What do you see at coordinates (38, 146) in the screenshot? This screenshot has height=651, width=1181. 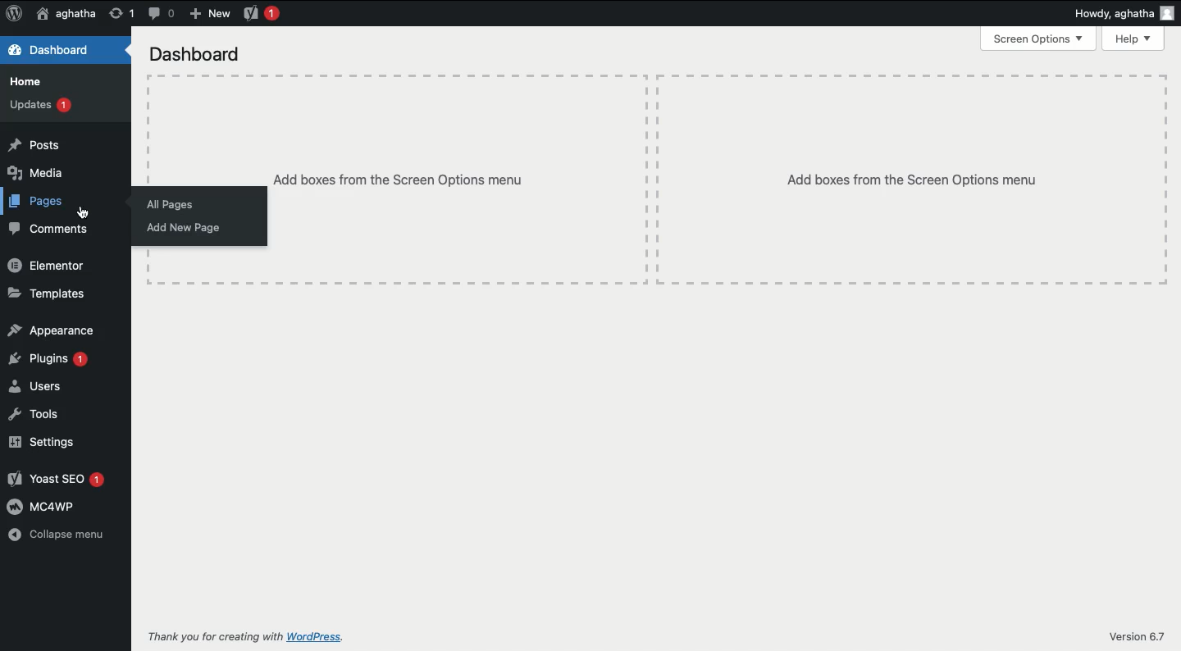 I see `Posts` at bounding box center [38, 146].